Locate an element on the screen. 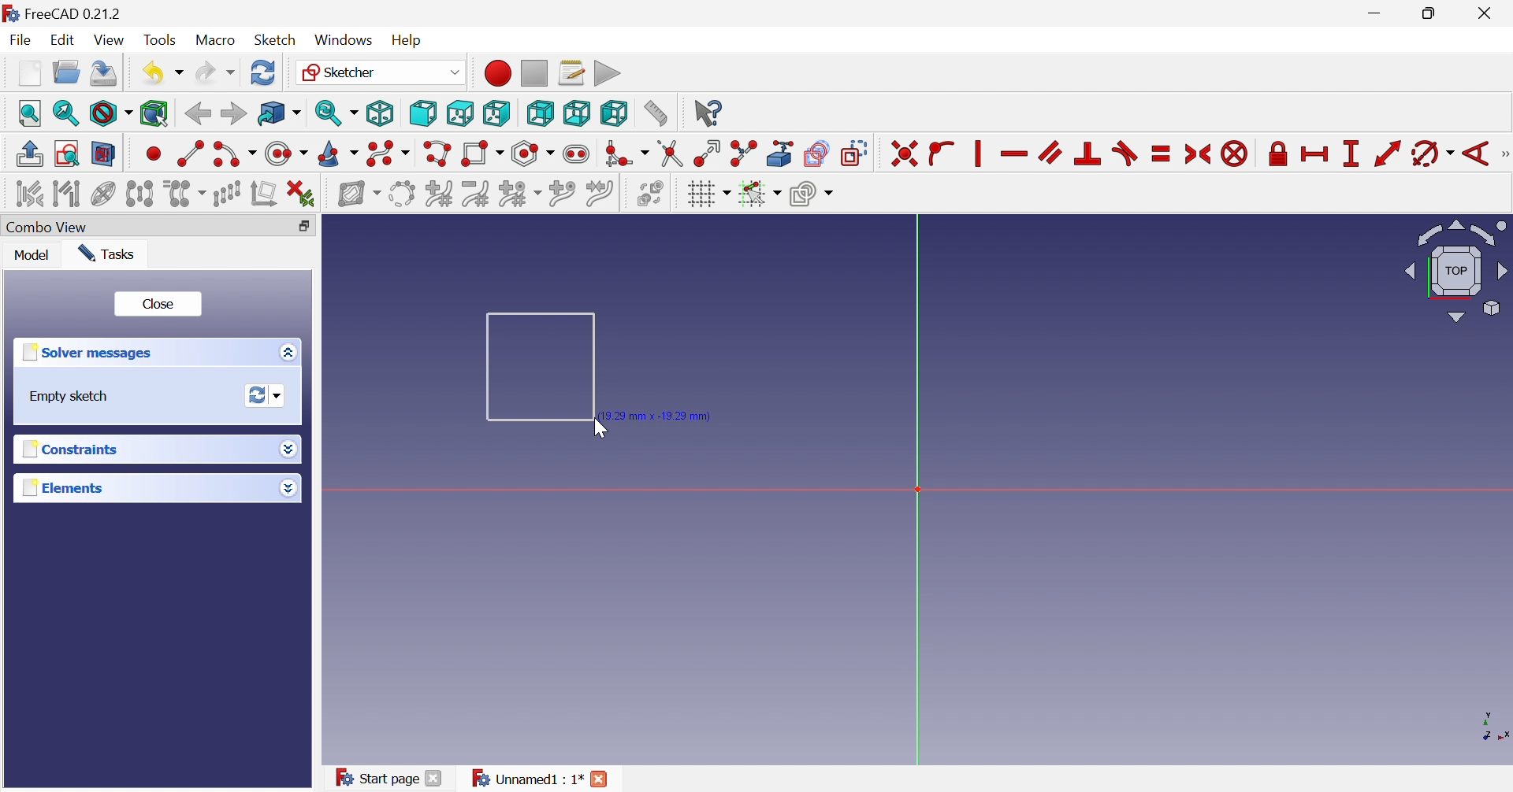  Increase B-spline degree is located at coordinates (438, 193).